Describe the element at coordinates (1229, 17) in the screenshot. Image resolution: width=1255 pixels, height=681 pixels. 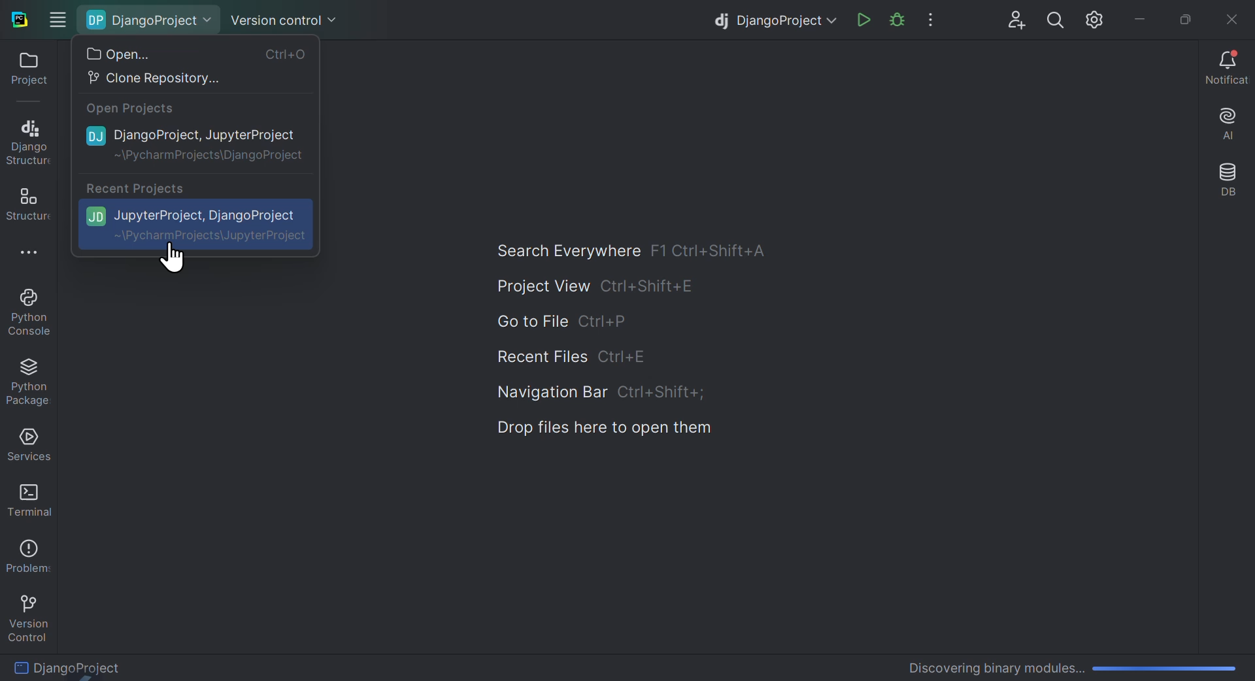
I see `Close` at that location.